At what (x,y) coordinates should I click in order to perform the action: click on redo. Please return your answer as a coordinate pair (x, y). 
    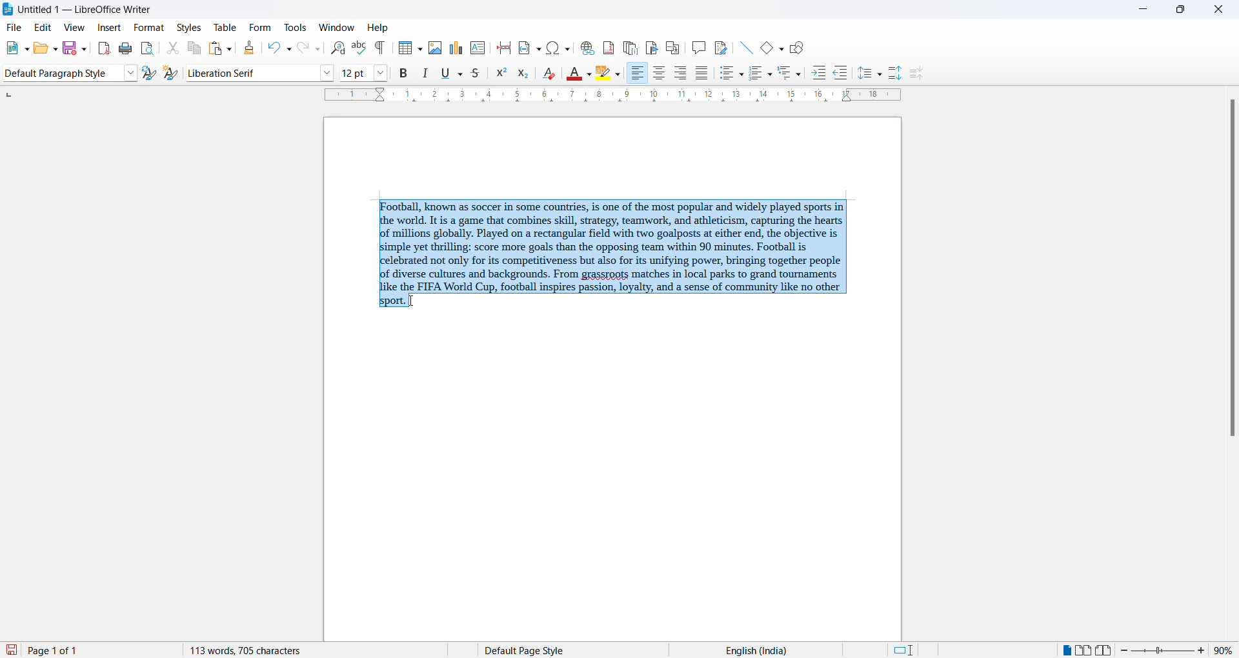
    Looking at the image, I should click on (310, 48).